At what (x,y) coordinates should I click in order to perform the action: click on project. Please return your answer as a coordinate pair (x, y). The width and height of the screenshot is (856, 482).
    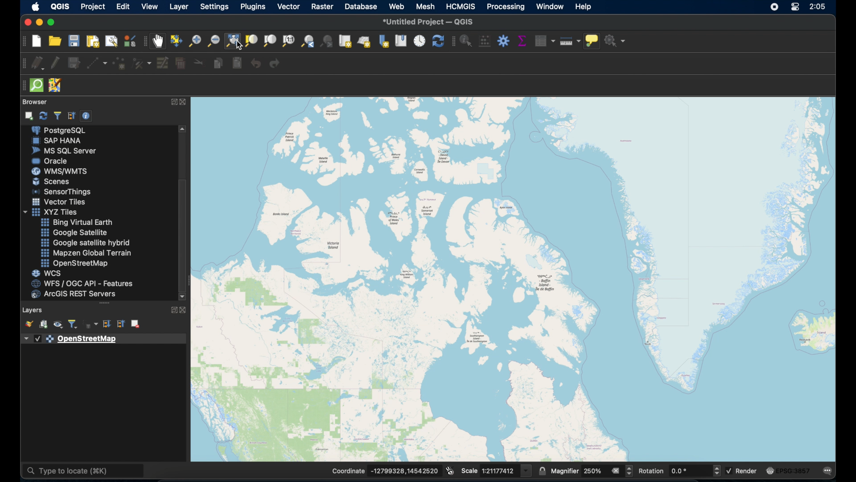
    Looking at the image, I should click on (91, 7).